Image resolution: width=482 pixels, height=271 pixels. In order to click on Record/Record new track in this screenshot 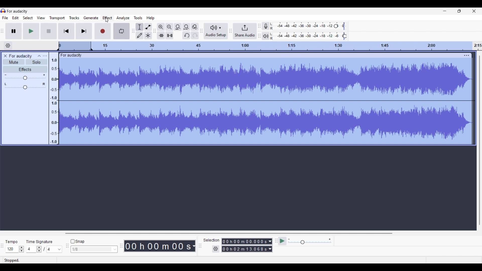, I will do `click(103, 31)`.